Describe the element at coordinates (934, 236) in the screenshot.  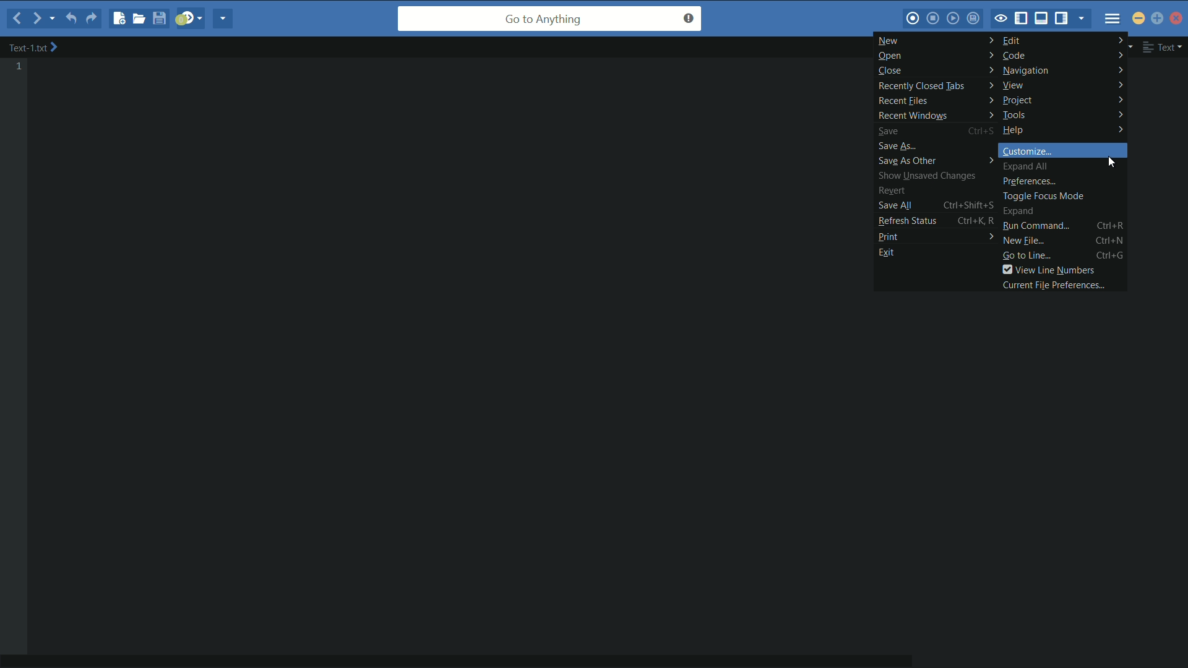
I see `print` at that location.